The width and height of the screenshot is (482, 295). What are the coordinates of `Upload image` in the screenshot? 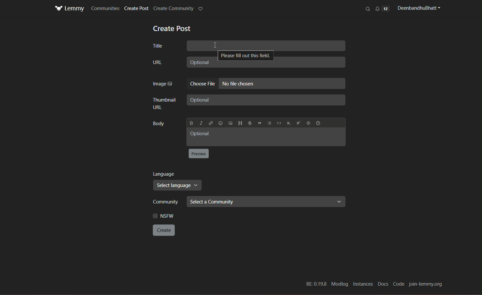 It's located at (230, 123).